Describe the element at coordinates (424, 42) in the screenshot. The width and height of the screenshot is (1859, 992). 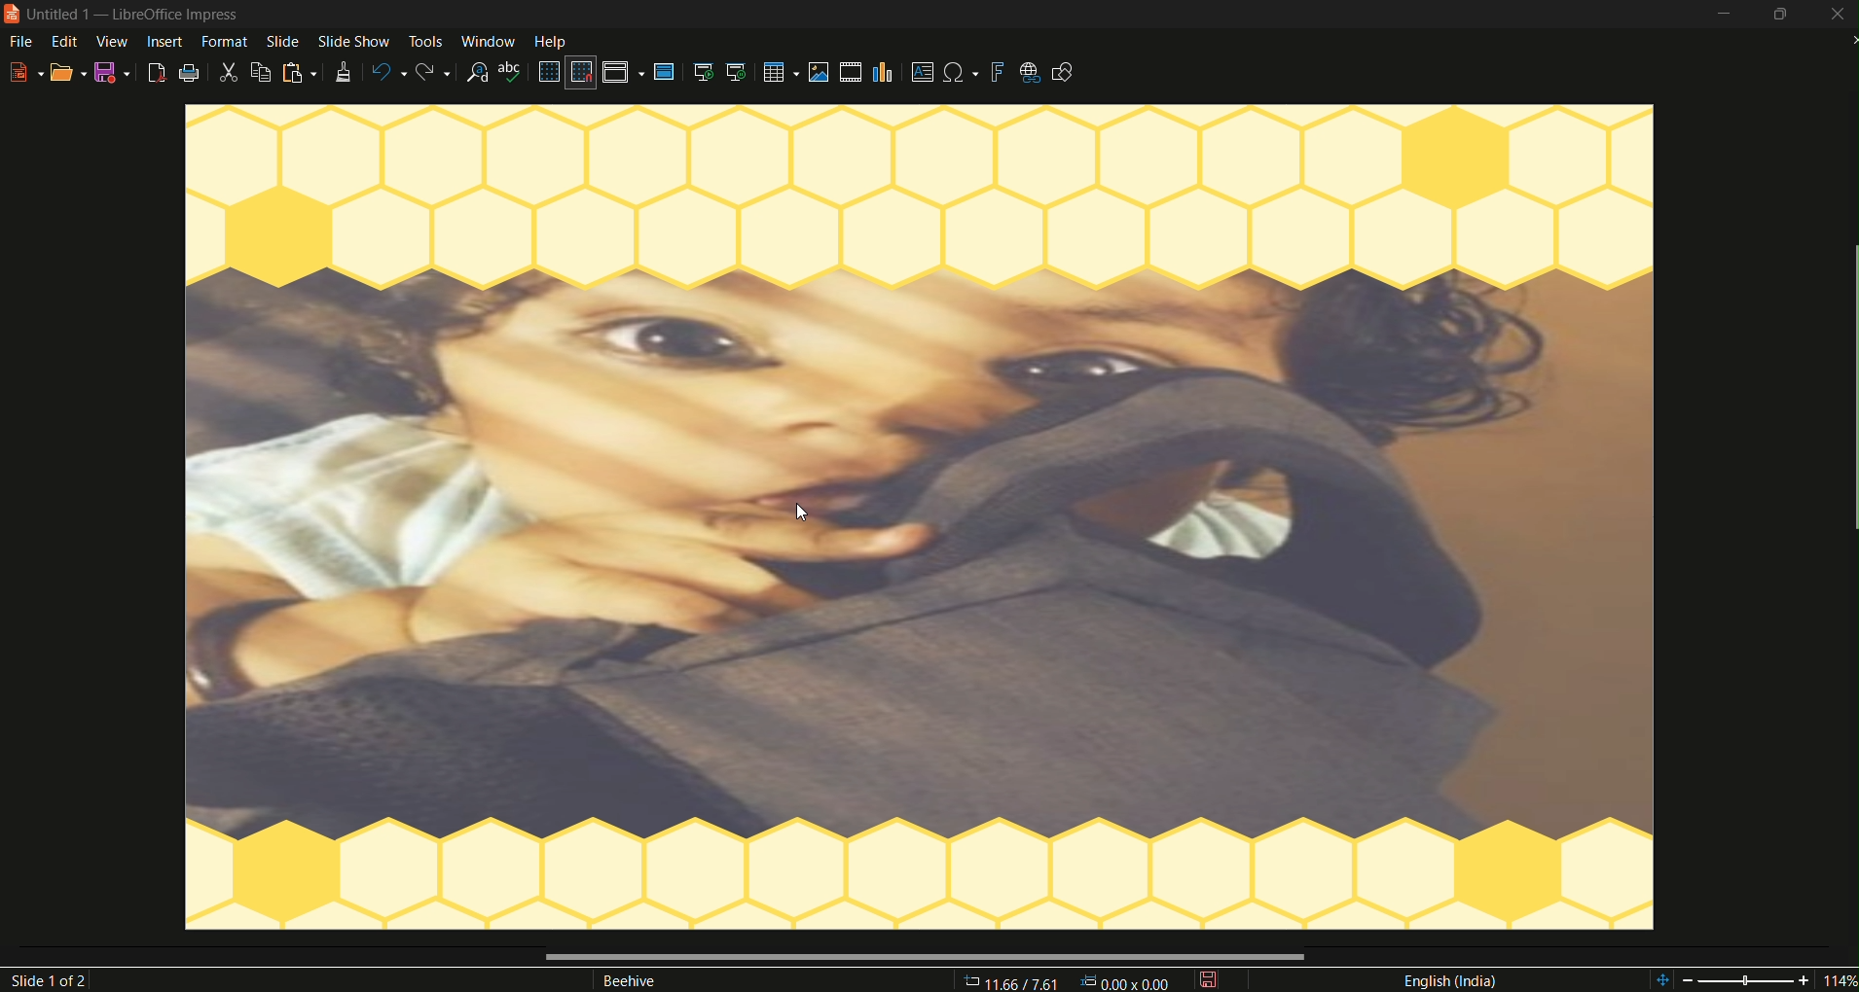
I see `tools` at that location.